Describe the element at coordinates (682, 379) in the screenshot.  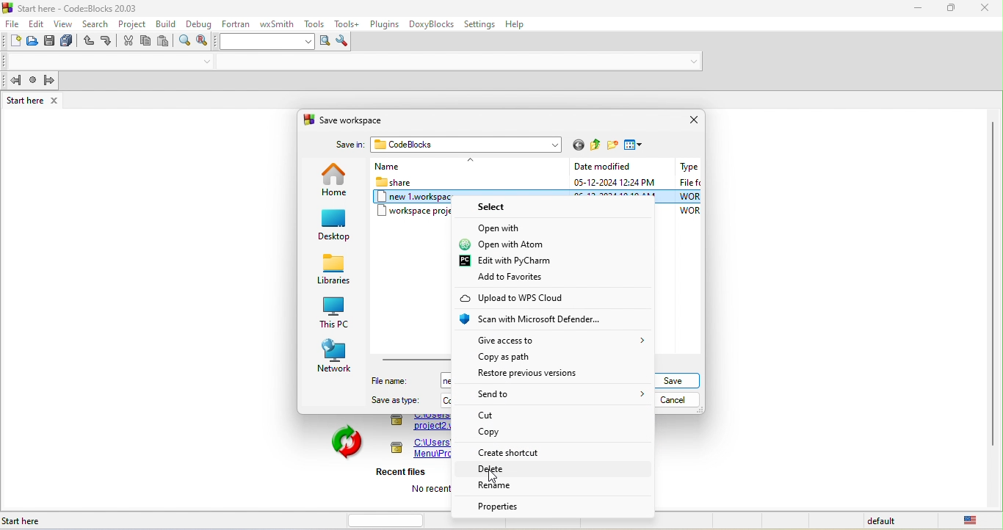
I see `save` at that location.